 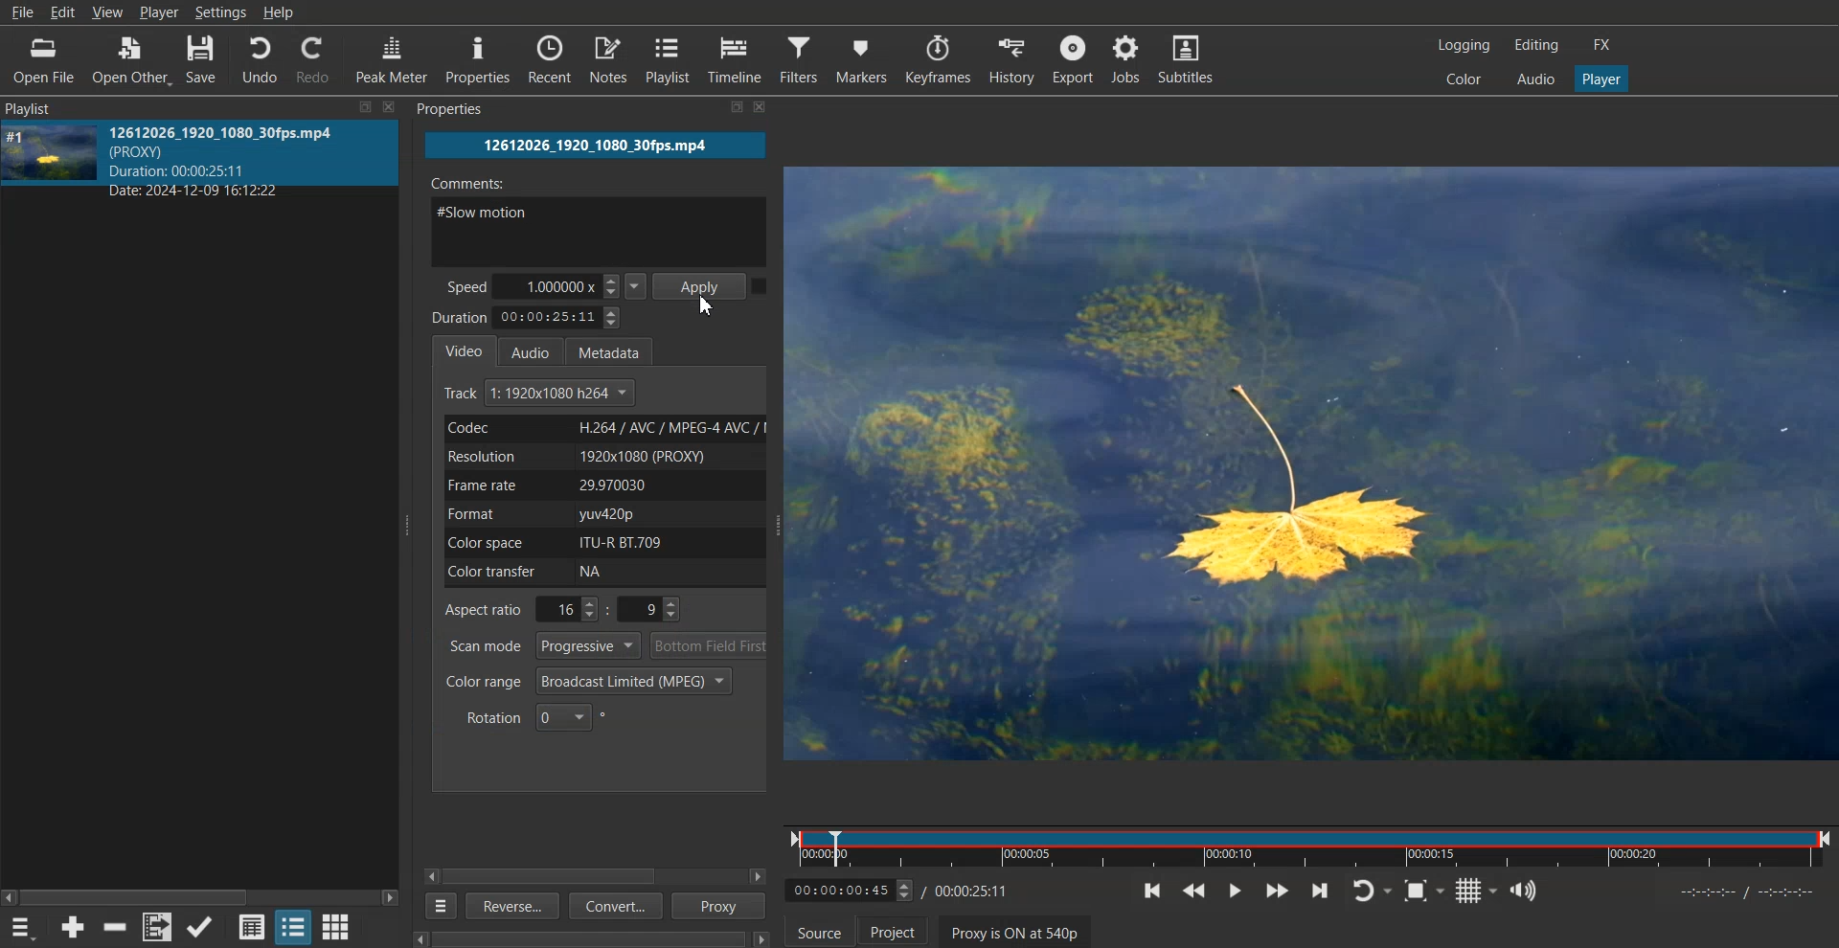 What do you see at coordinates (73, 926) in the screenshot?
I see `Add source to the playlist` at bounding box center [73, 926].